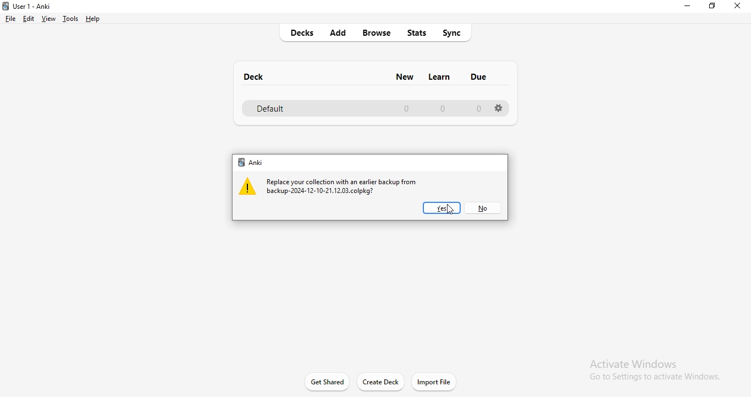 Image resolution: width=751 pixels, height=397 pixels. I want to click on new, so click(404, 75).